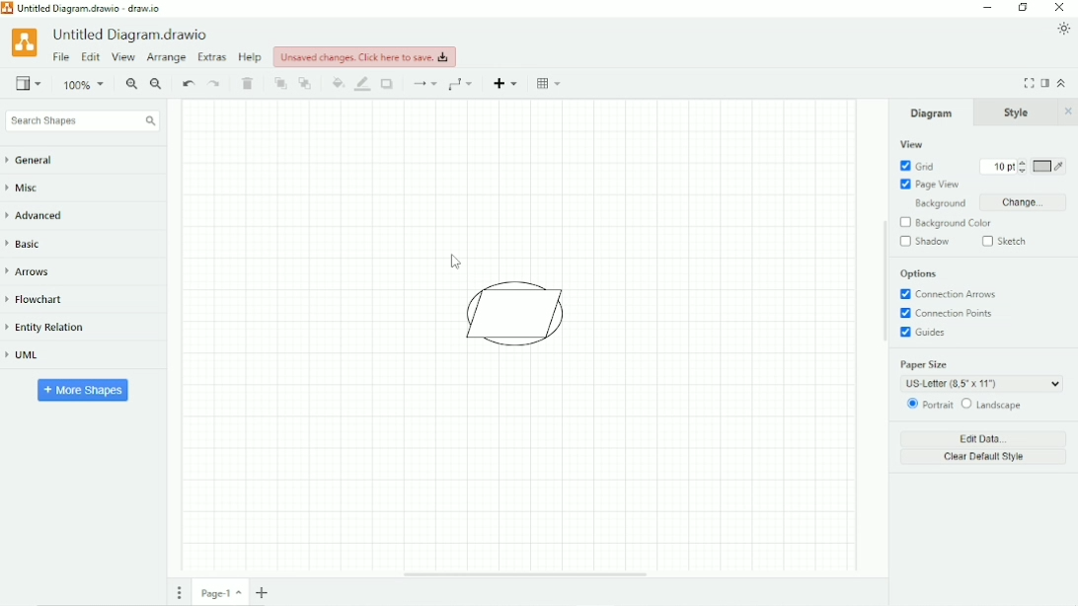 This screenshot has width=1078, height=606. Describe the element at coordinates (123, 58) in the screenshot. I see `View` at that location.